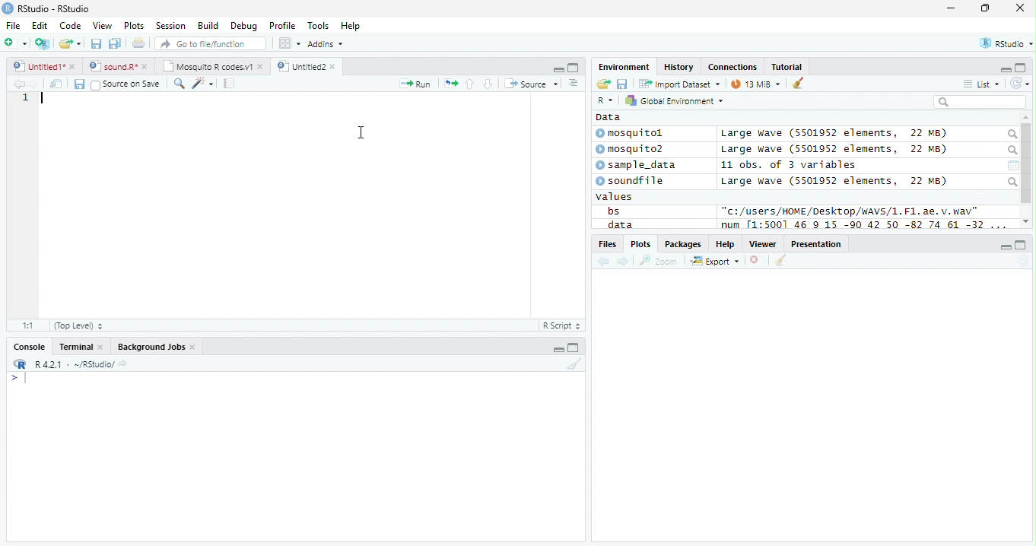  Describe the element at coordinates (633, 149) in the screenshot. I see `mosquito2` at that location.